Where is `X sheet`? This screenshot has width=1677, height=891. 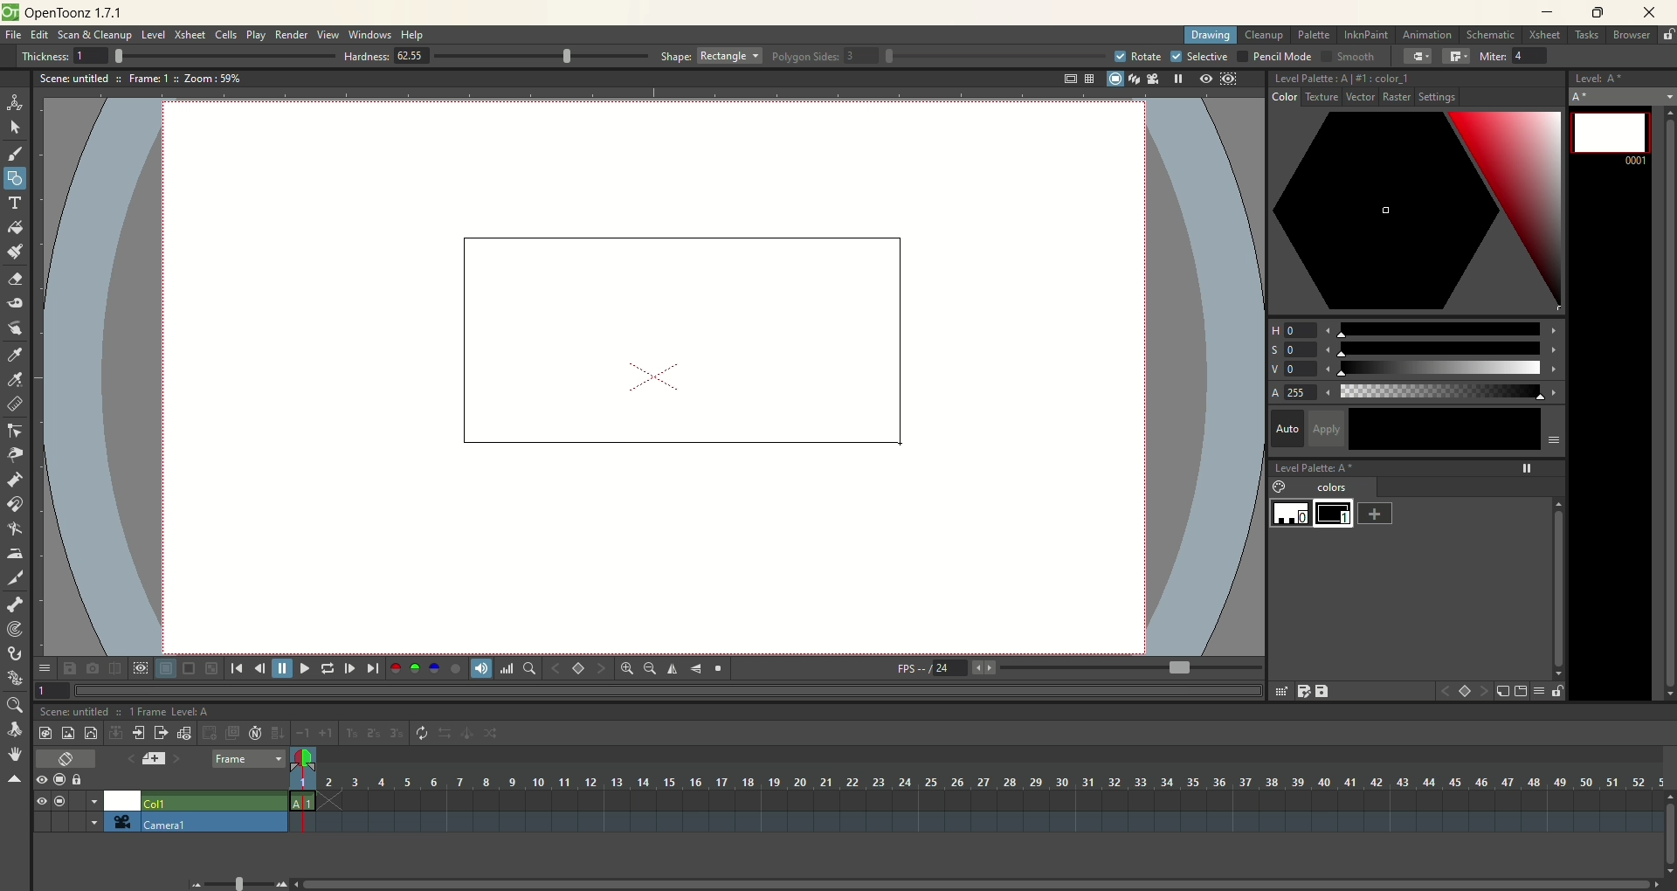
X sheet is located at coordinates (191, 35).